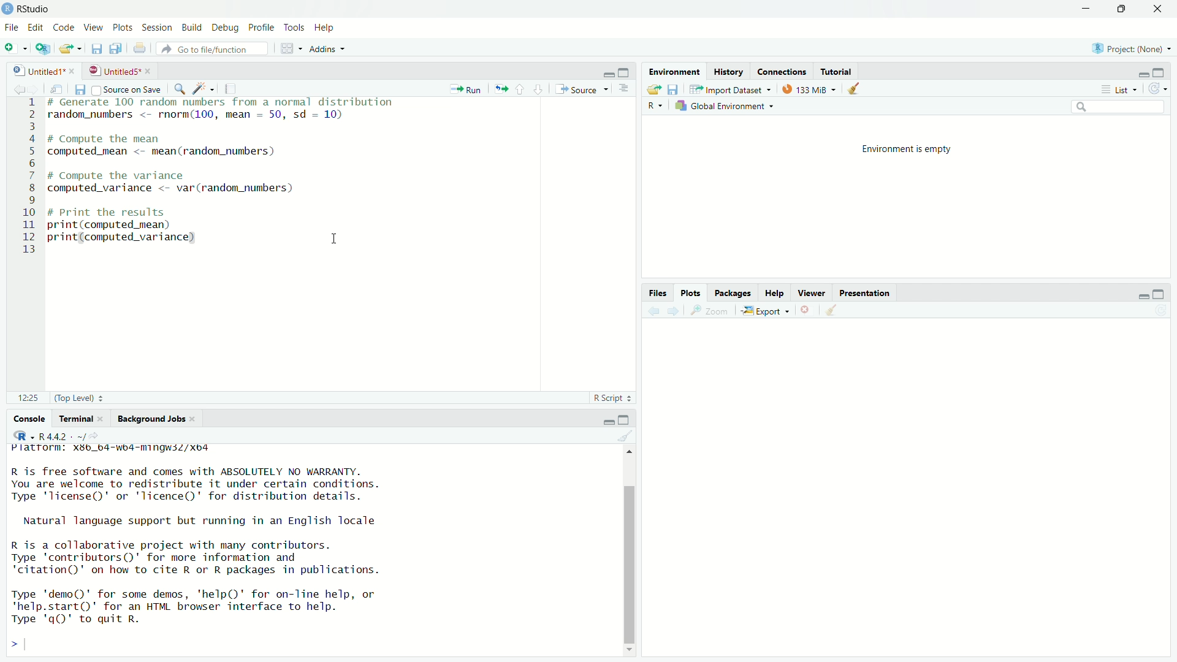  Describe the element at coordinates (191, 482) in the screenshot. I see `R is free software and comes with ABSOLUTELY NO WARRANTY.
You are welcome to redistribute it under certain conditions.
Type "license" or 'licence()' for distribution details.` at that location.